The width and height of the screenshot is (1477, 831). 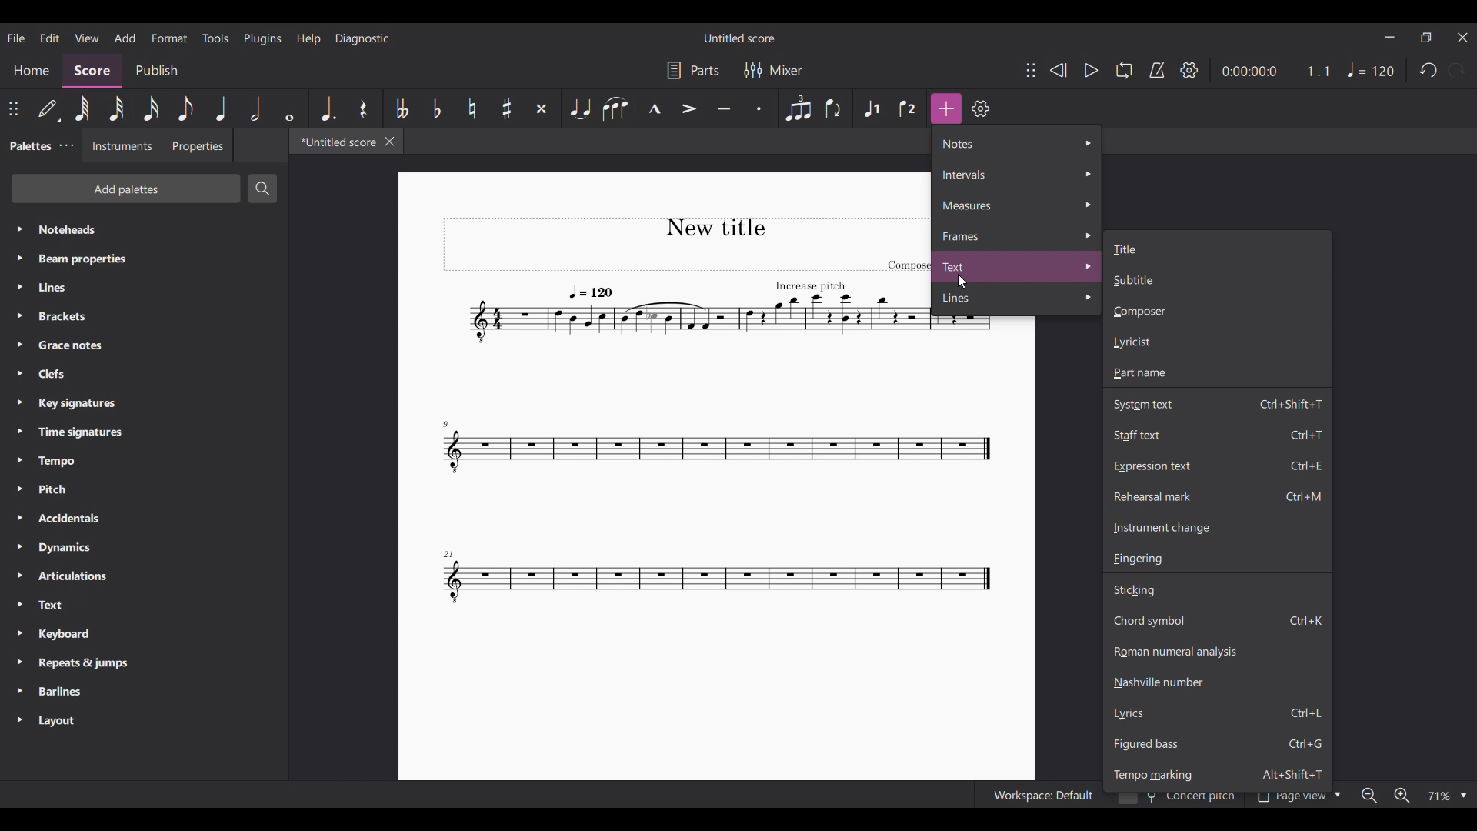 What do you see at coordinates (683, 418) in the screenshot?
I see `Current score` at bounding box center [683, 418].